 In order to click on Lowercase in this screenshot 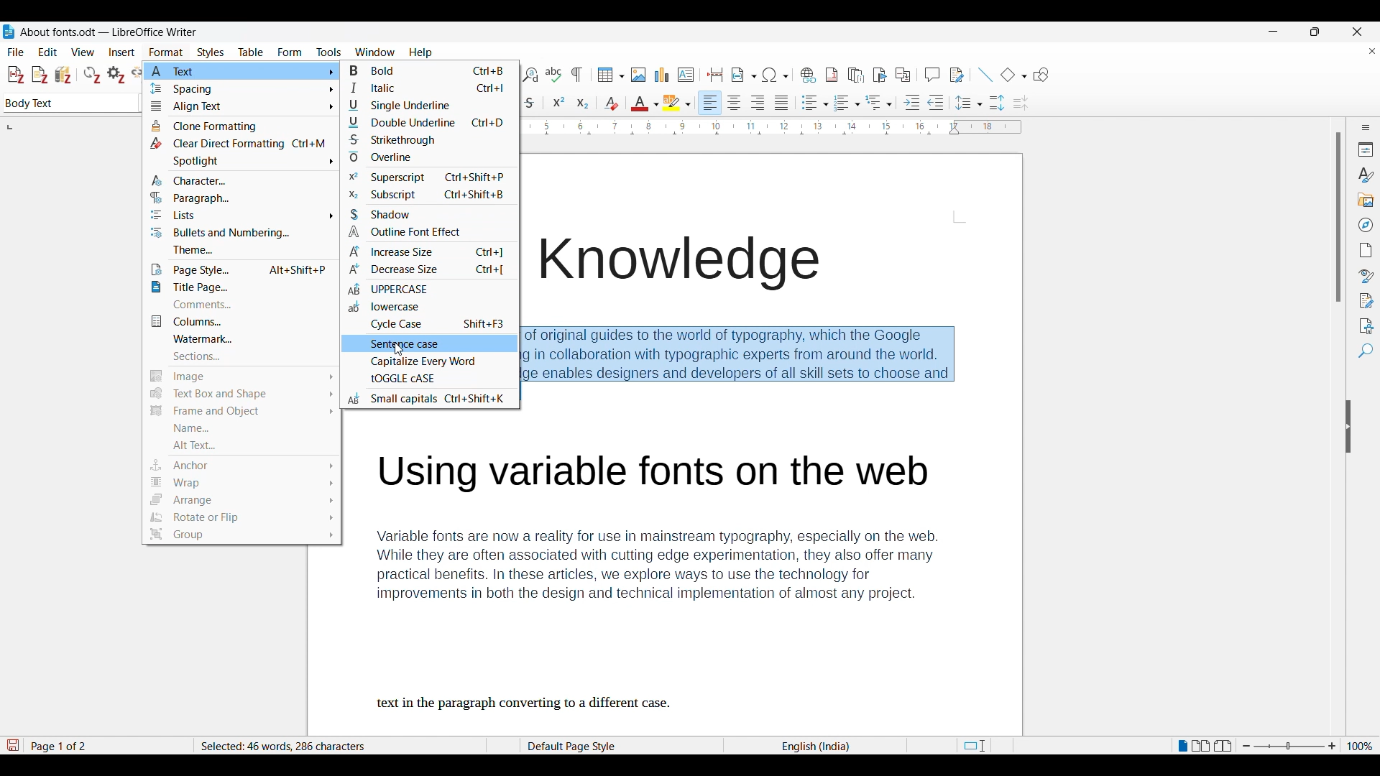, I will do `click(388, 309)`.